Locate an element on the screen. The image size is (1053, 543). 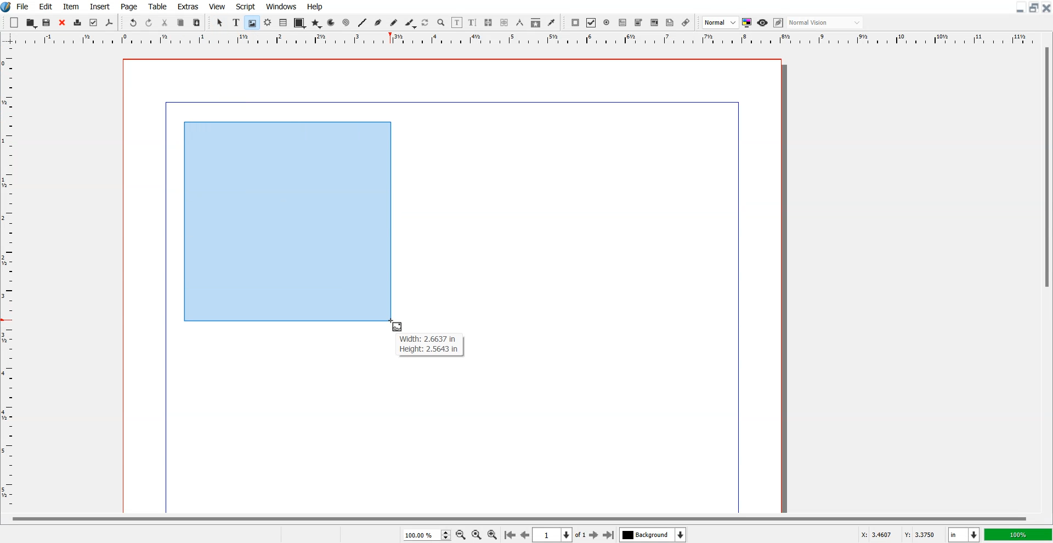
Link Annotation is located at coordinates (686, 22).